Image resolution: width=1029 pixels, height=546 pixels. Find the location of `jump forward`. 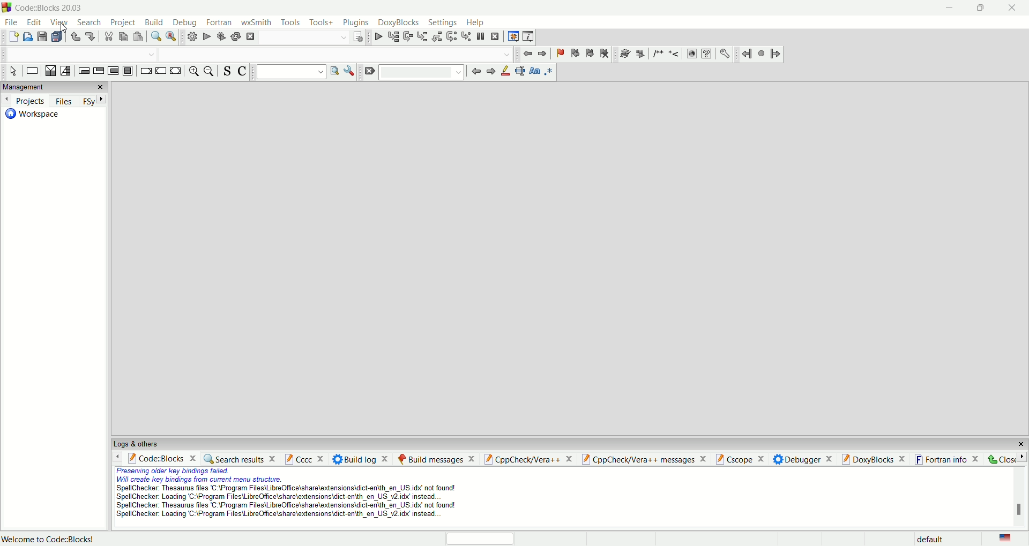

jump forward is located at coordinates (542, 53).